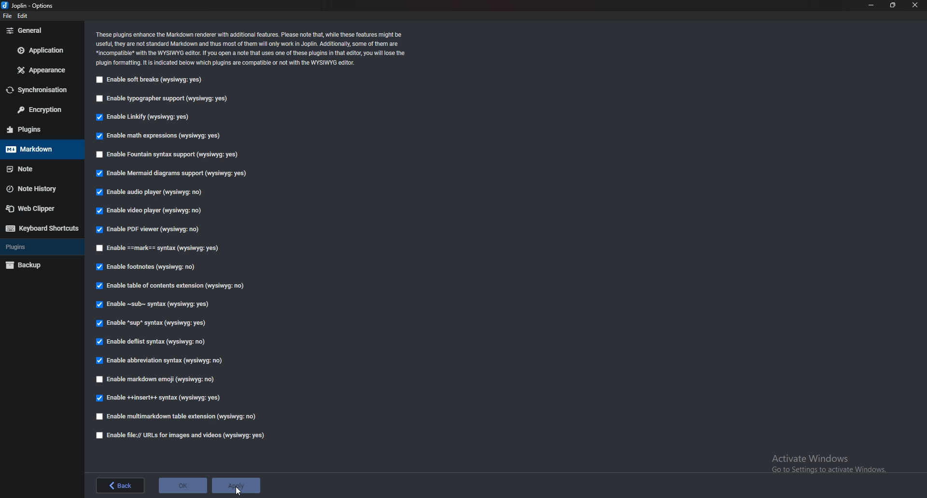  I want to click on enable multimarkdown table extensions, so click(181, 418).